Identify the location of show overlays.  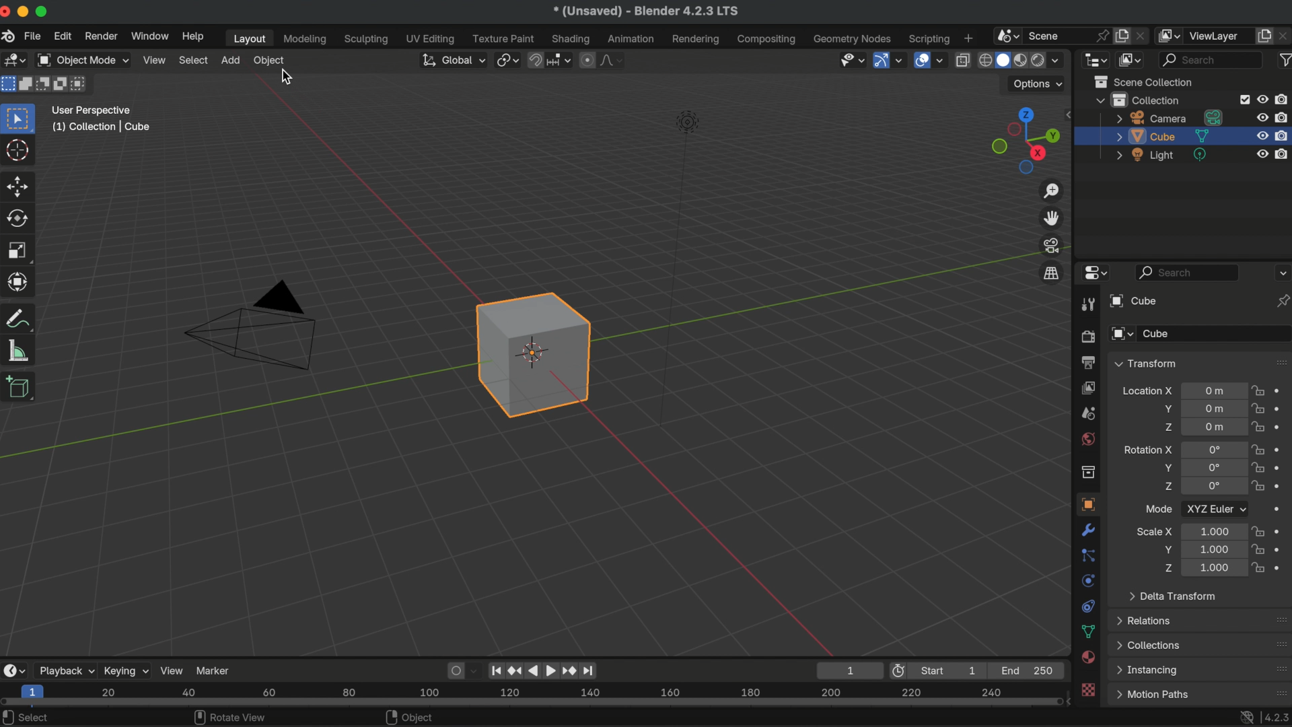
(921, 59).